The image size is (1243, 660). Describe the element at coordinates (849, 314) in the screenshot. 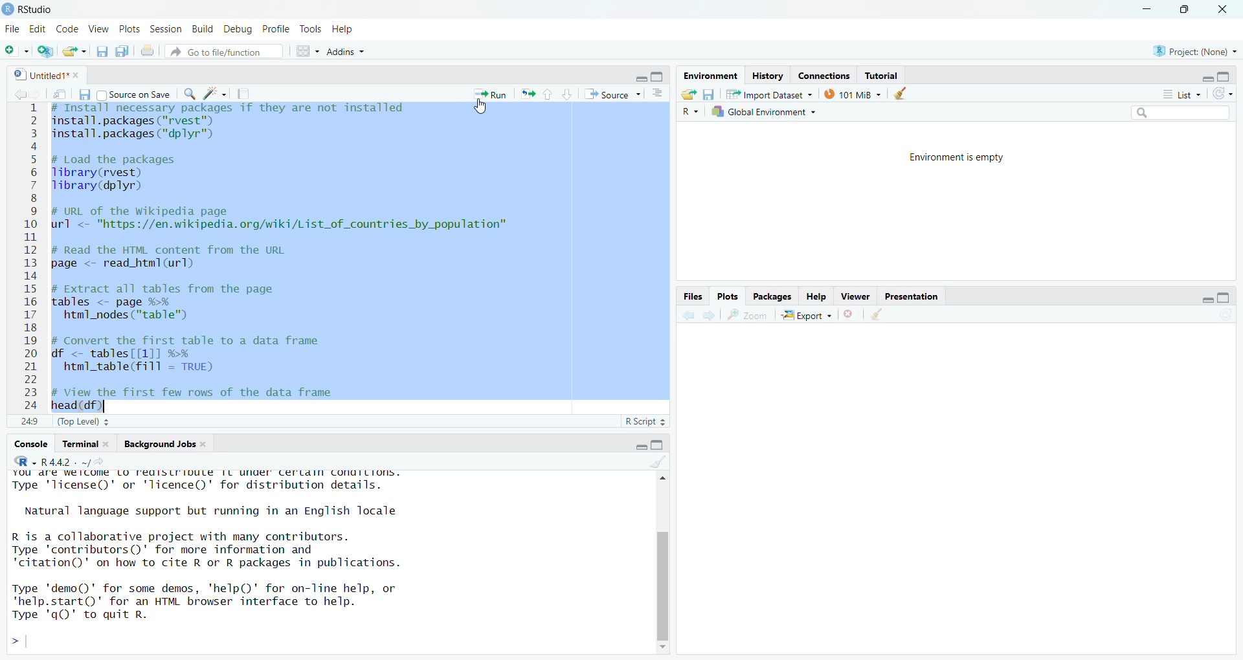

I see `close` at that location.